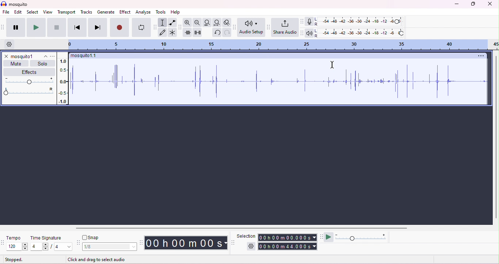  What do you see at coordinates (302, 33) in the screenshot?
I see `audio set up tool bar` at bounding box center [302, 33].